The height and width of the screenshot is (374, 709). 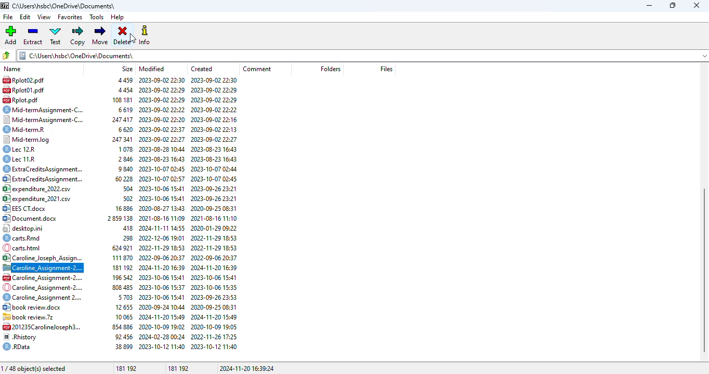 What do you see at coordinates (162, 138) in the screenshot?
I see `2023-09-02 22-27` at bounding box center [162, 138].